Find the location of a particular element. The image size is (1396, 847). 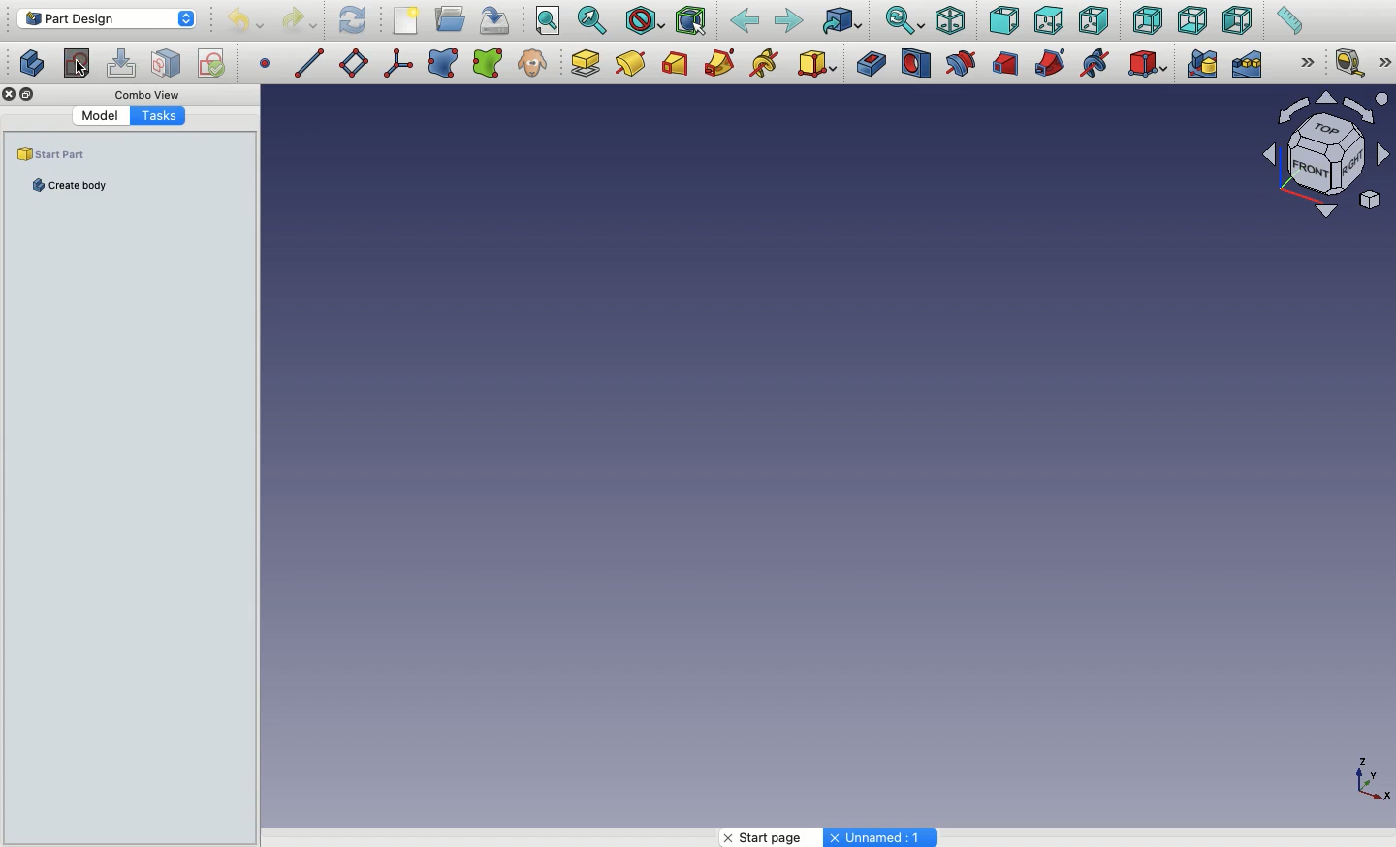

Datum point is located at coordinates (266, 61).